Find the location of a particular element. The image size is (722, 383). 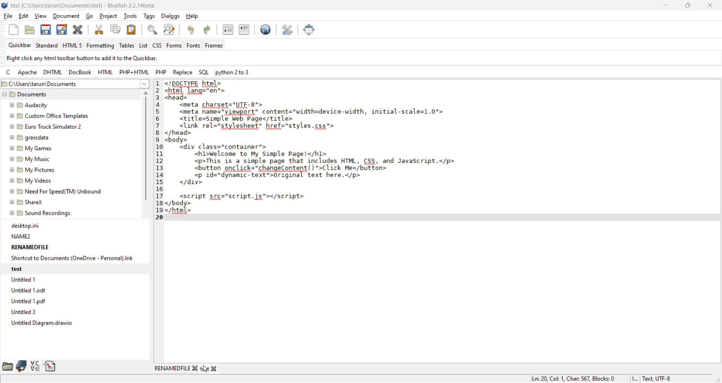

custom Office Templates is located at coordinates (50, 116).